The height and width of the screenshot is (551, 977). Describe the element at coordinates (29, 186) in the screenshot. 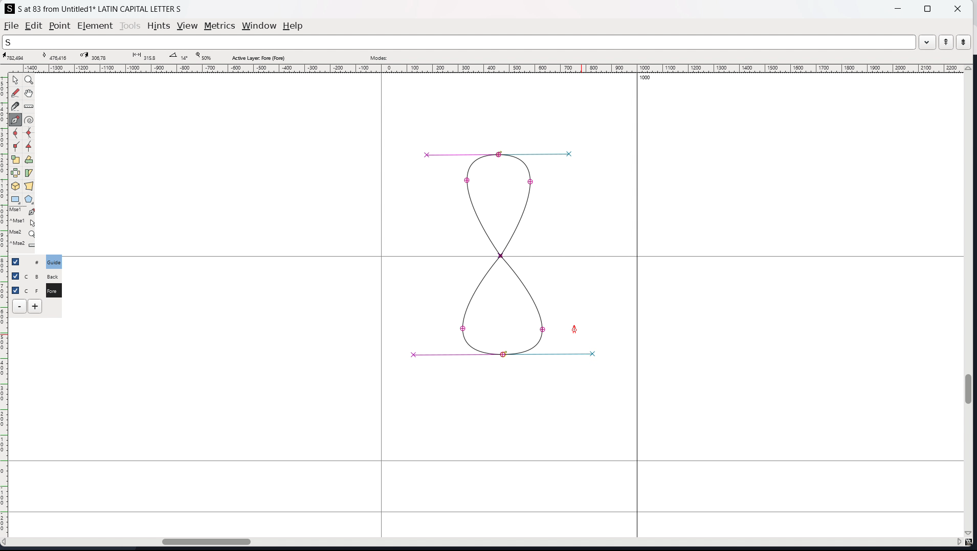

I see `perspective transformation` at that location.